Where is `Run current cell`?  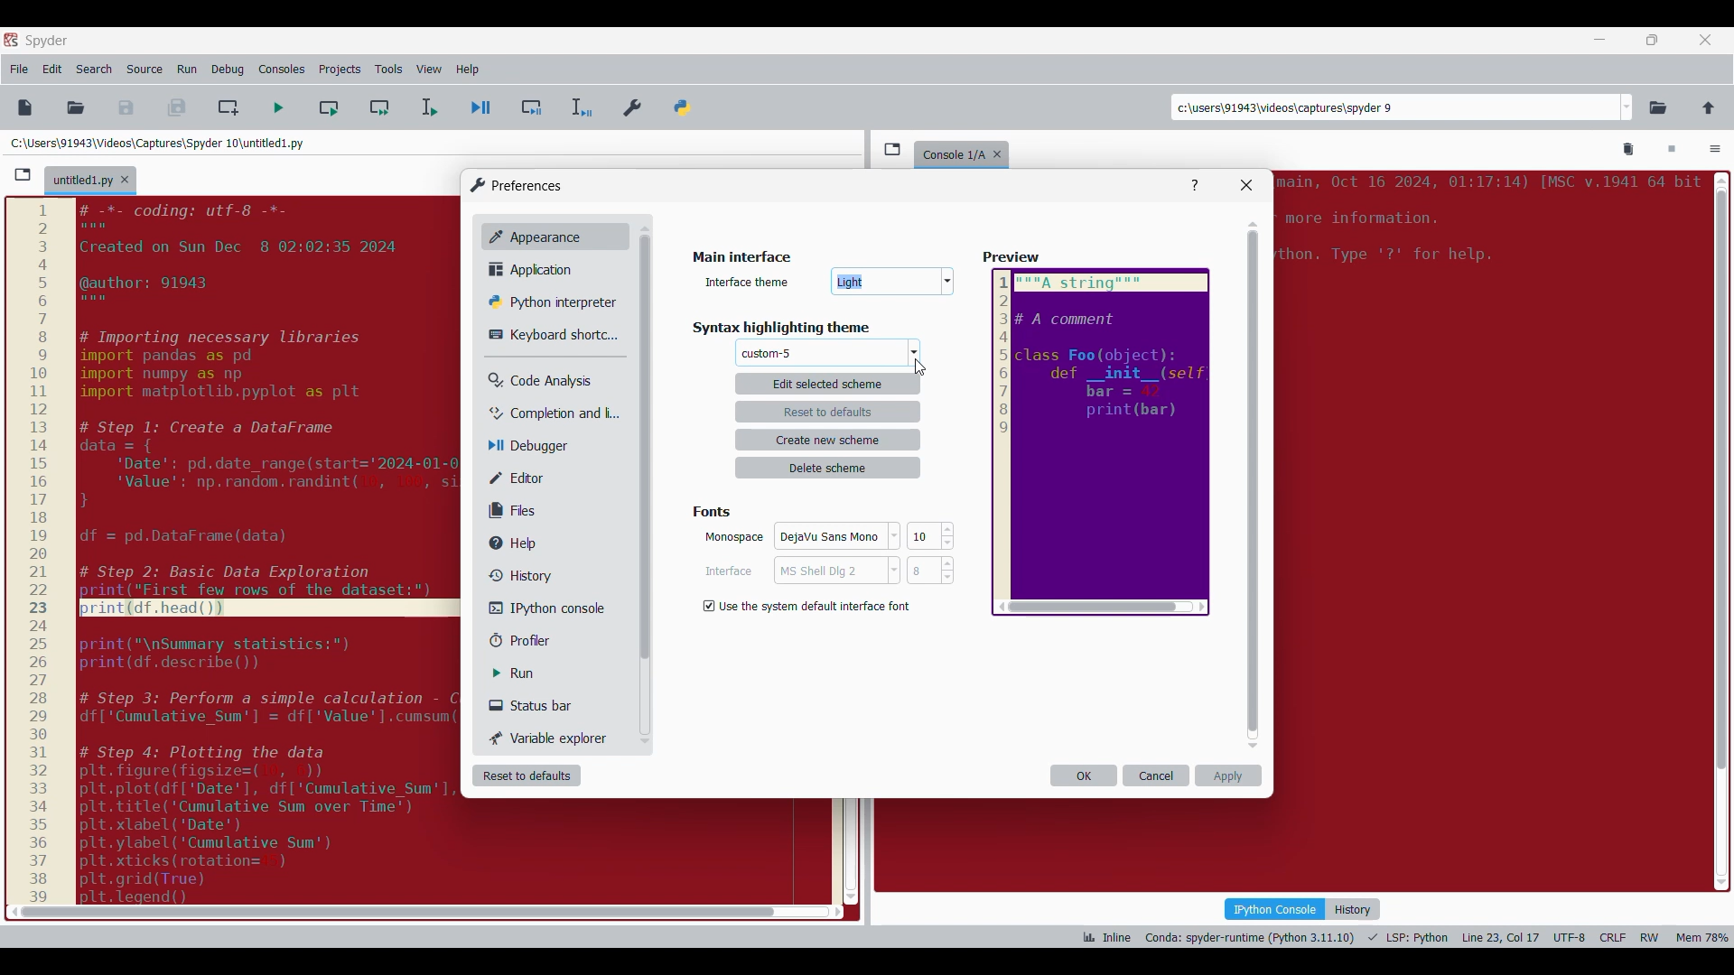
Run current cell is located at coordinates (329, 107).